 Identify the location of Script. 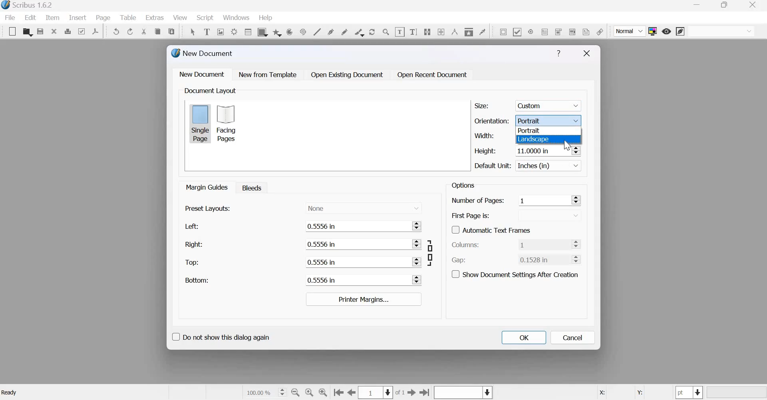
(205, 18).